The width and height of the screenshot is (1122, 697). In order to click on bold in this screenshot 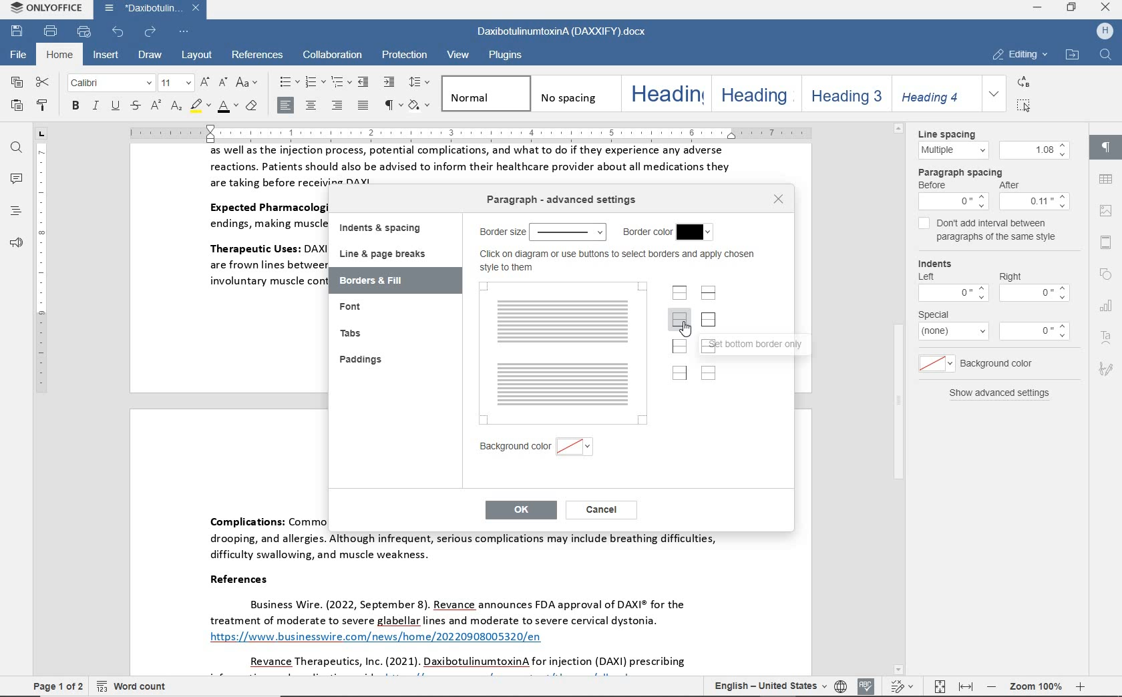, I will do `click(75, 107)`.